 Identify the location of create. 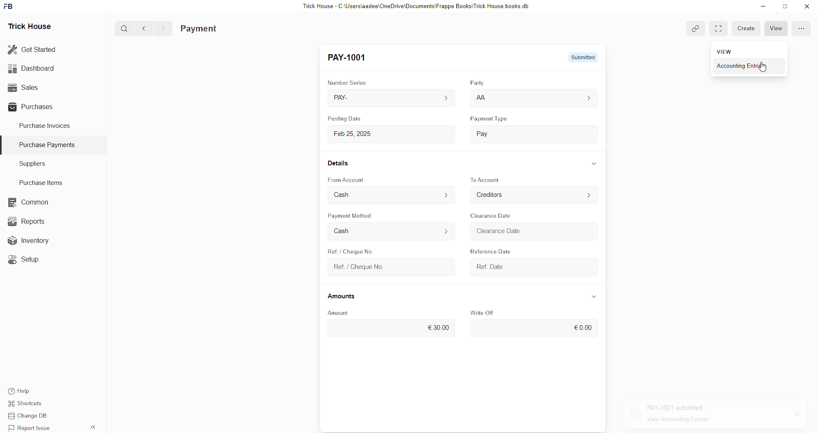
(748, 28).